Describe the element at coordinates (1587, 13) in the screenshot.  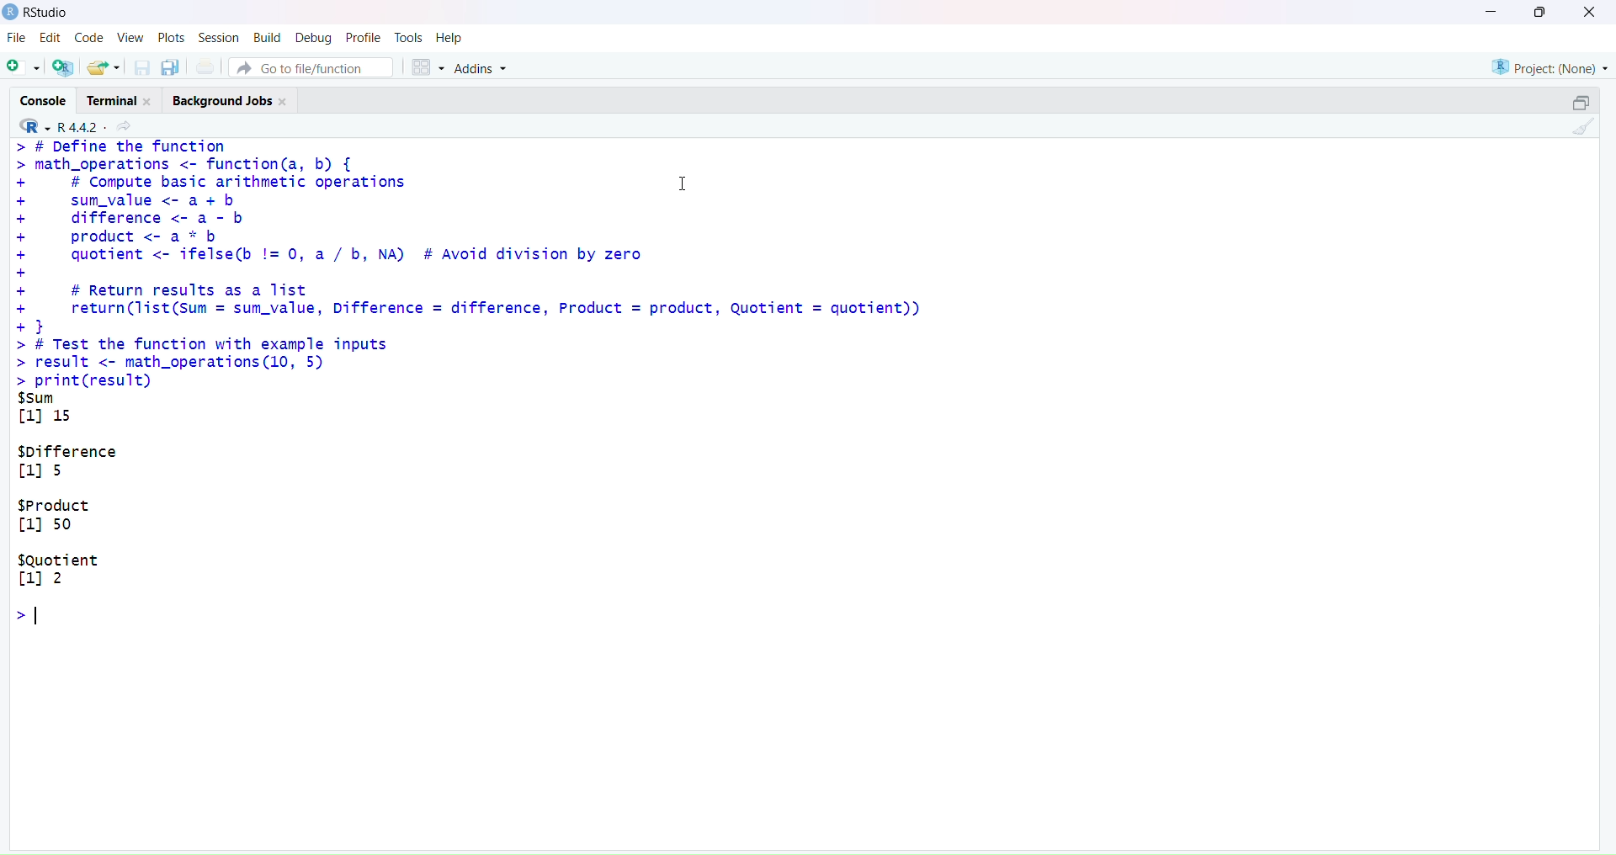
I see `Close` at that location.